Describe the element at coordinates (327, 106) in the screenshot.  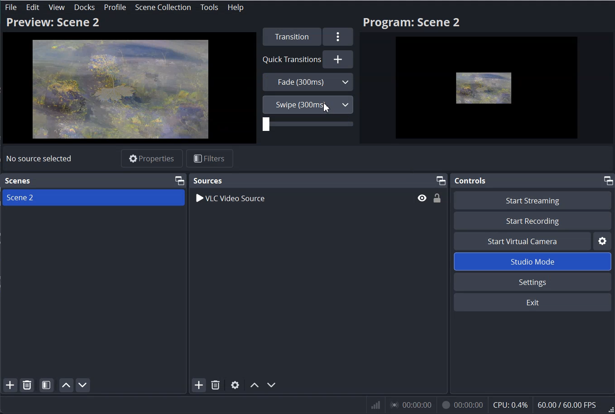
I see `Cursor` at that location.